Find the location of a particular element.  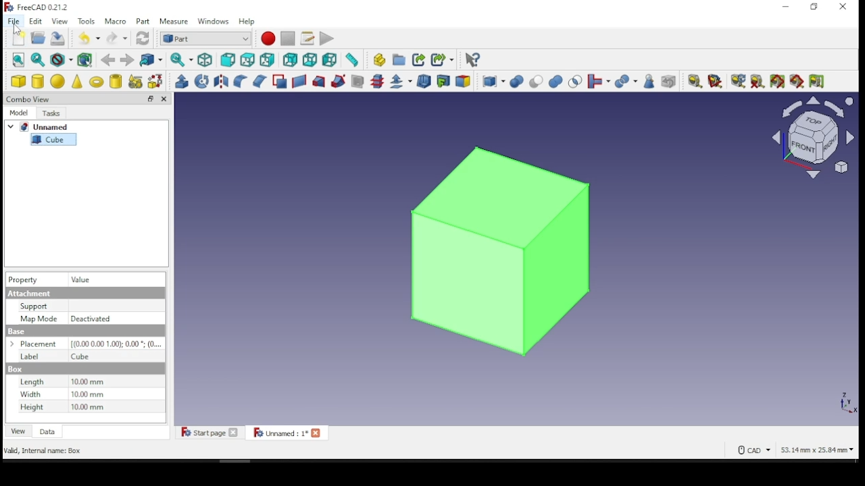

cursor is located at coordinates (17, 30).